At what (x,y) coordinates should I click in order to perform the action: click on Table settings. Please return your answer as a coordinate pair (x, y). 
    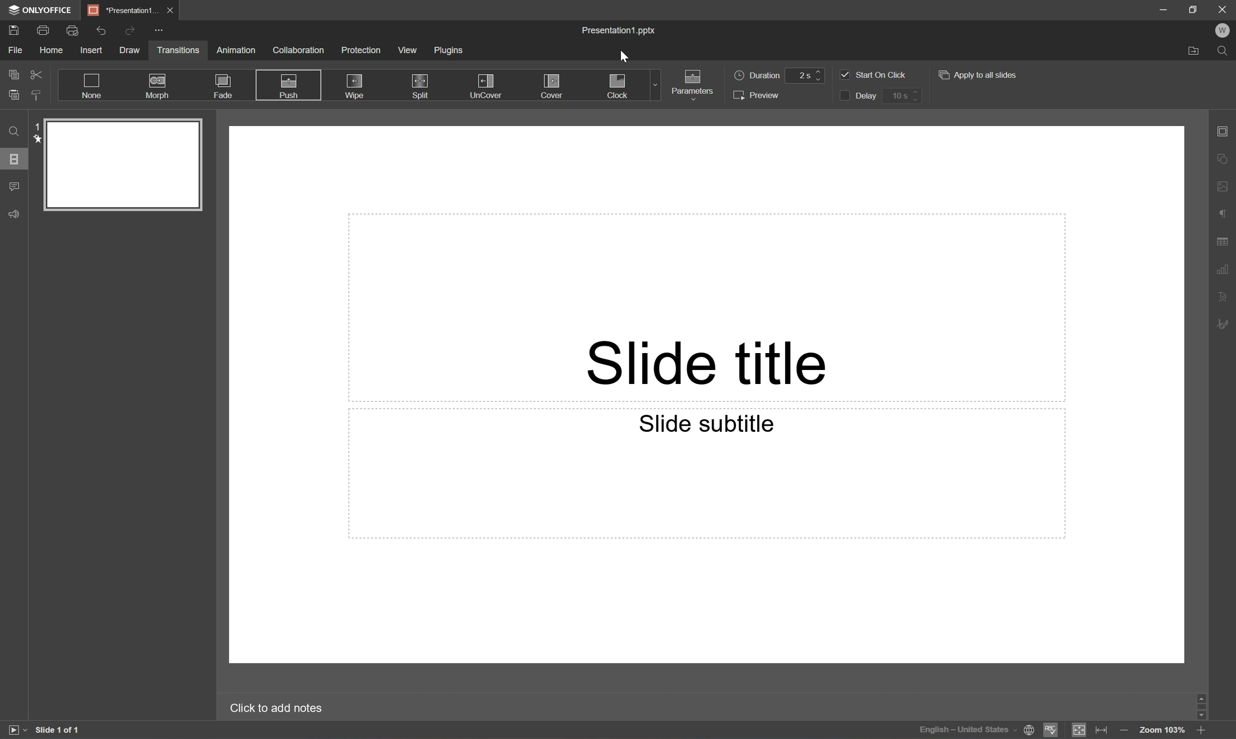
    Looking at the image, I should click on (1225, 241).